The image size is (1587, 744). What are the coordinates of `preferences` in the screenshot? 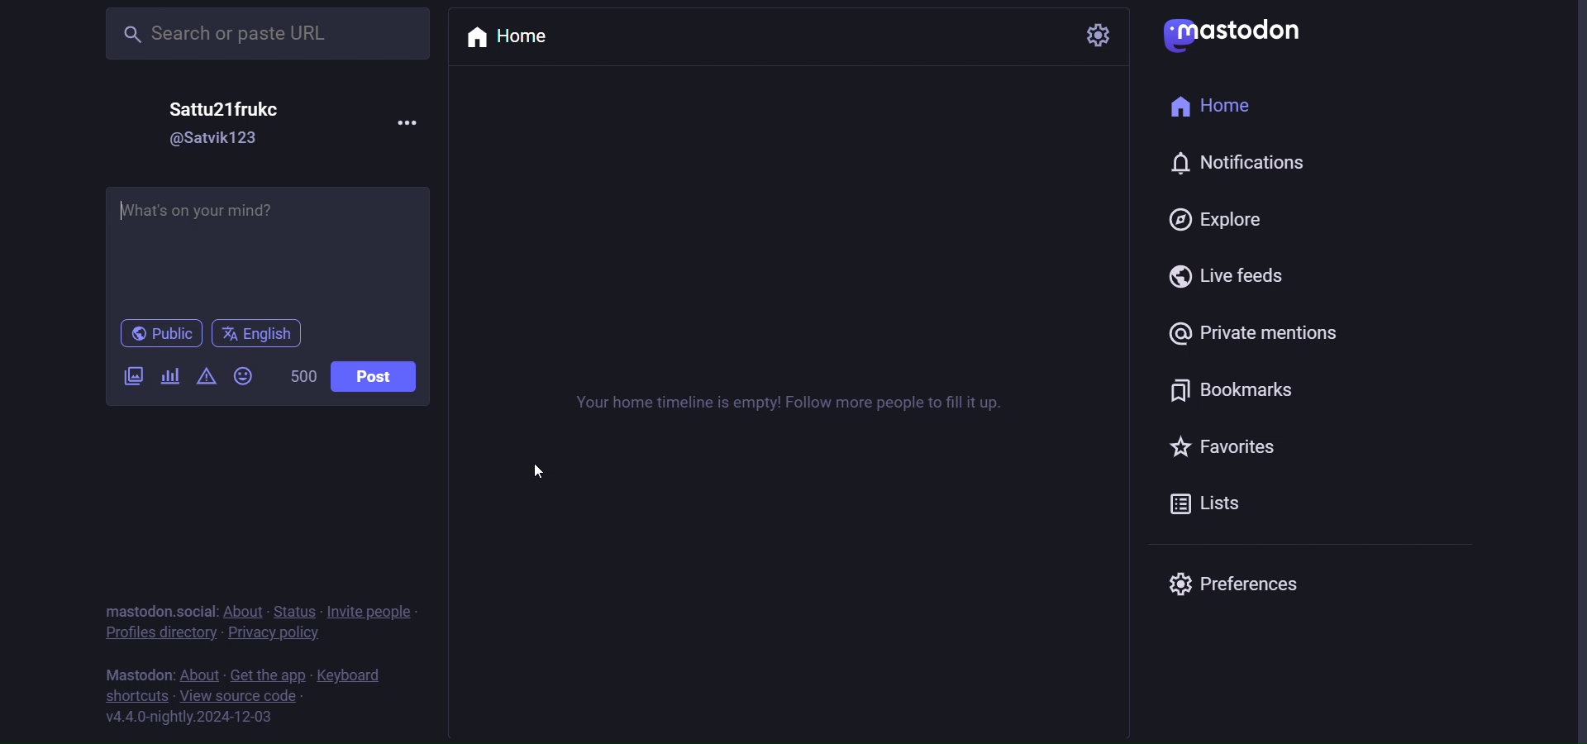 It's located at (1241, 586).